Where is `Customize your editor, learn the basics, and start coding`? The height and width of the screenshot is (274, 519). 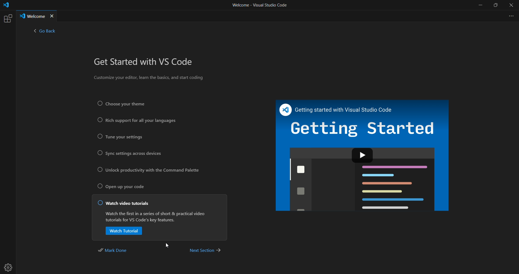 Customize your editor, learn the basics, and start coding is located at coordinates (150, 79).